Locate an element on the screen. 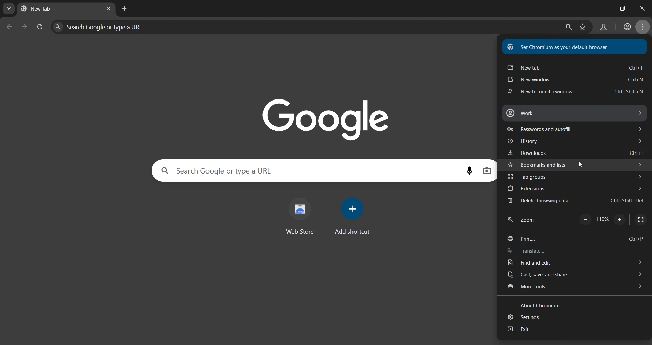  image search is located at coordinates (488, 170).